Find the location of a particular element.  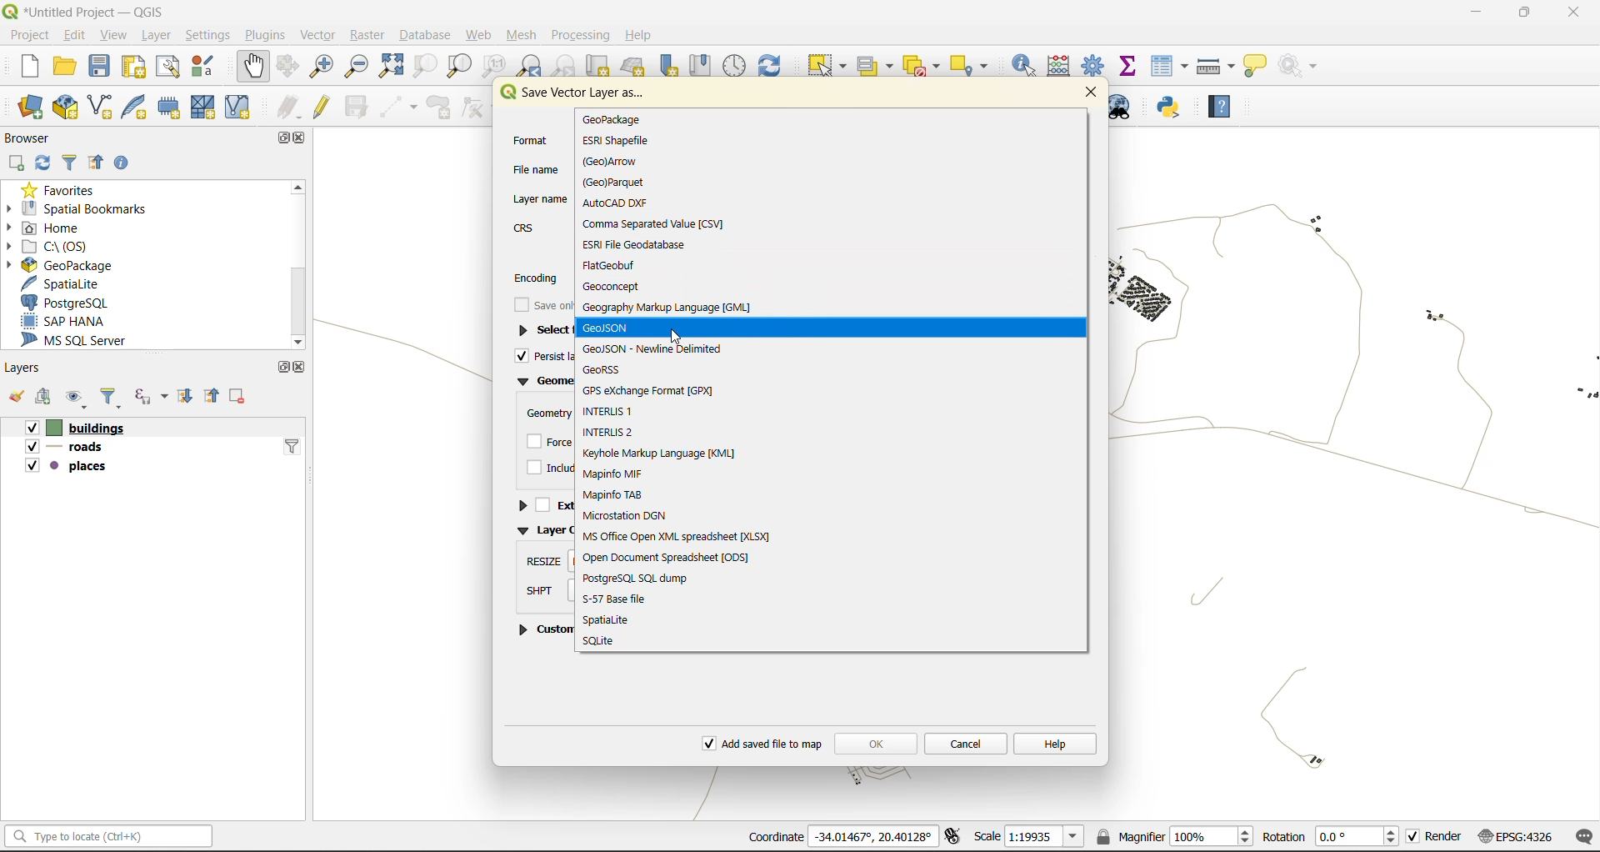

s57 base file is located at coordinates (621, 599).